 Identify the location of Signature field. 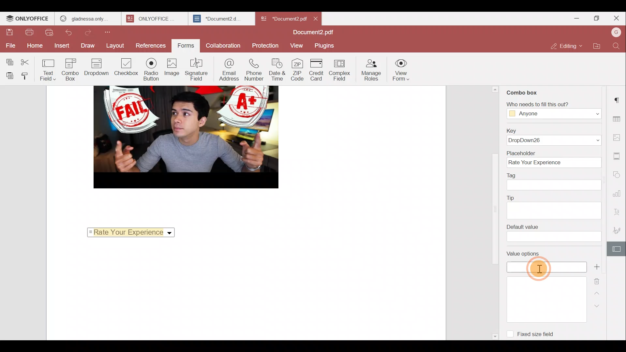
(196, 69).